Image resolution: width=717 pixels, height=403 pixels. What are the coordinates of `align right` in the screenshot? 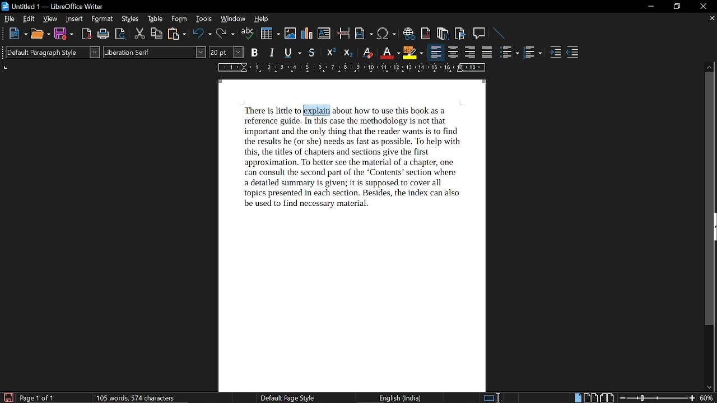 It's located at (471, 53).